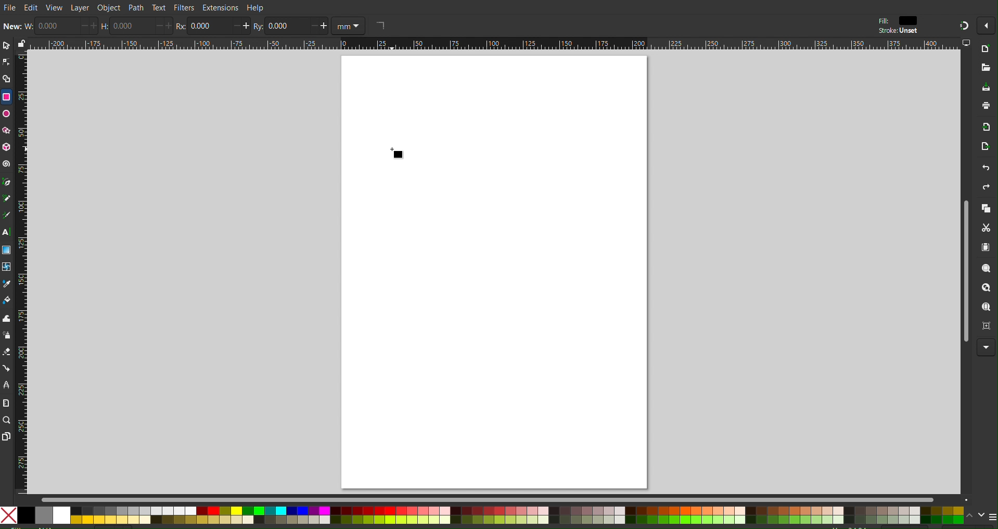 Image resolution: width=998 pixels, height=529 pixels. What do you see at coordinates (986, 190) in the screenshot?
I see `Redo` at bounding box center [986, 190].